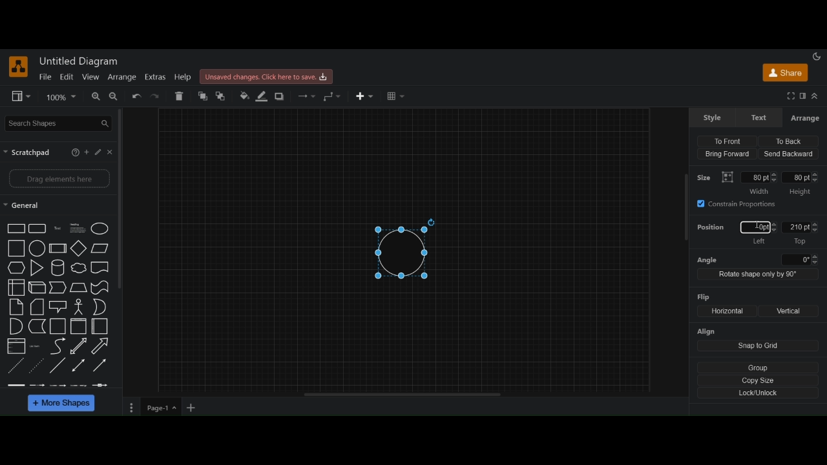 The height and width of the screenshot is (465, 827). What do you see at coordinates (79, 365) in the screenshot?
I see `2 sided arrow` at bounding box center [79, 365].